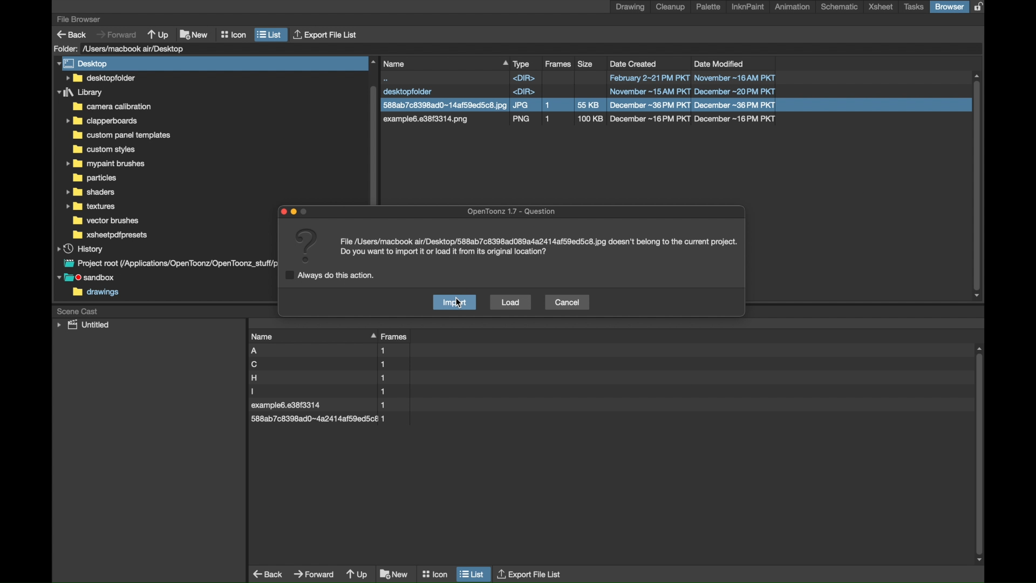 The width and height of the screenshot is (1036, 583). Describe the element at coordinates (634, 64) in the screenshot. I see `date created` at that location.